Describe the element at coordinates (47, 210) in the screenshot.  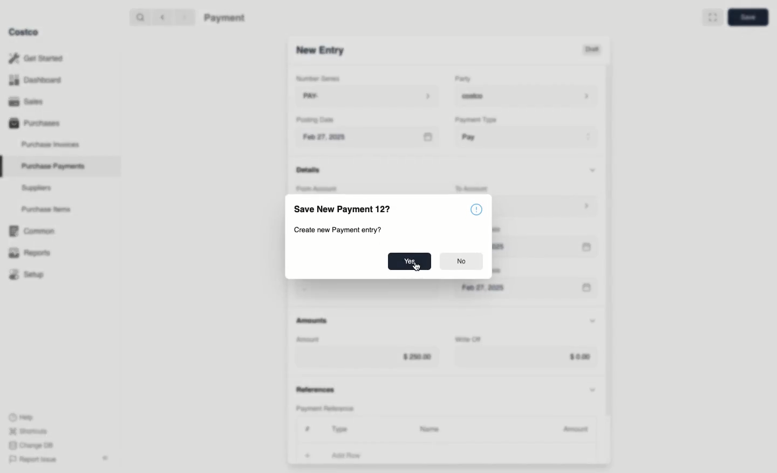
I see `Purchase Items` at that location.